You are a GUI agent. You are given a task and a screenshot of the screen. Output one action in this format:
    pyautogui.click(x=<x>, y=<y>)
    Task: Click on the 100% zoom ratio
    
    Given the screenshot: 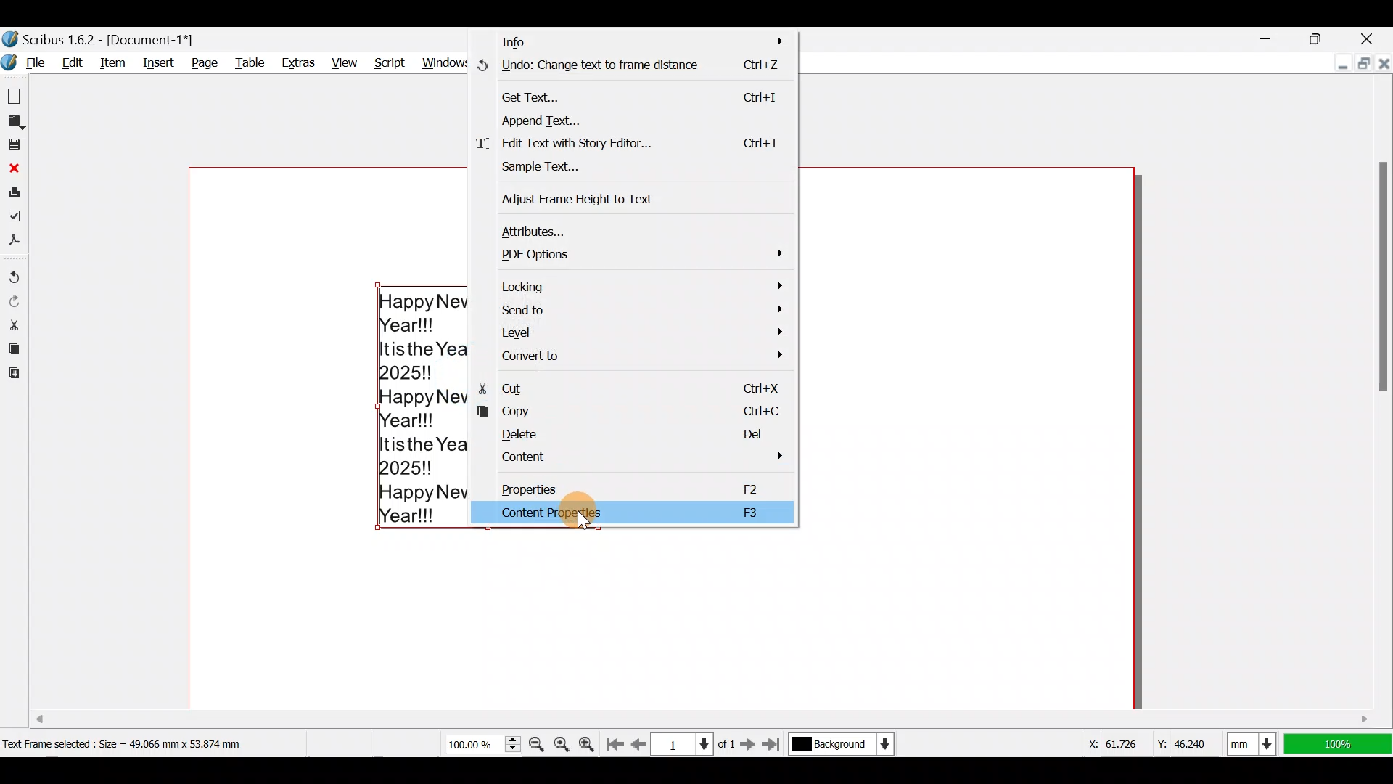 What is the action you would take?
    pyautogui.click(x=1341, y=744)
    